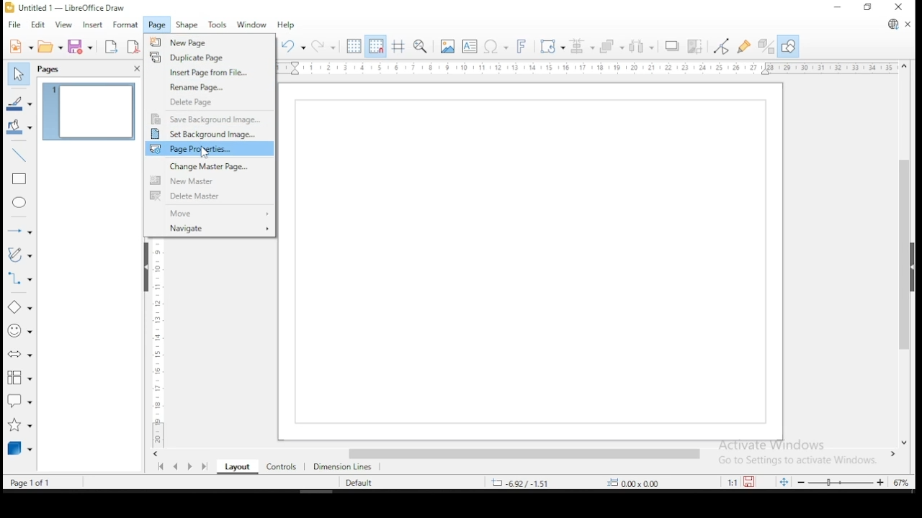 Image resolution: width=922 pixels, height=518 pixels. Describe the element at coordinates (323, 46) in the screenshot. I see `redo` at that location.